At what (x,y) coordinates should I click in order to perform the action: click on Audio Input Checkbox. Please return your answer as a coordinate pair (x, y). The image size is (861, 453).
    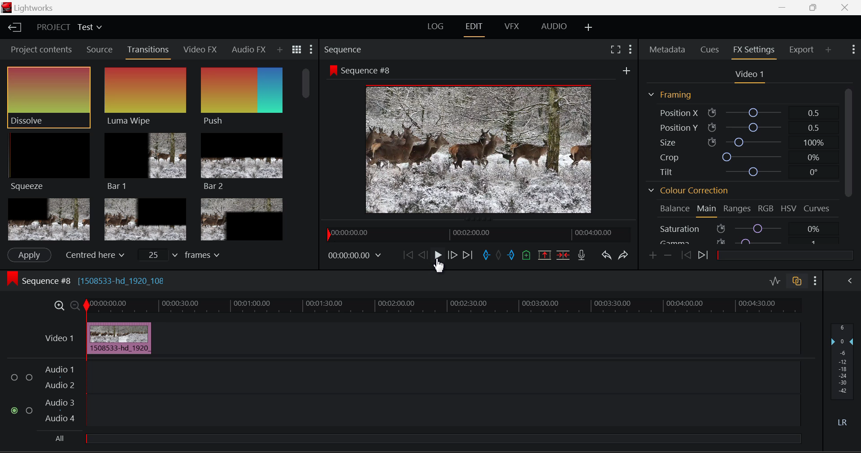
    Looking at the image, I should click on (30, 410).